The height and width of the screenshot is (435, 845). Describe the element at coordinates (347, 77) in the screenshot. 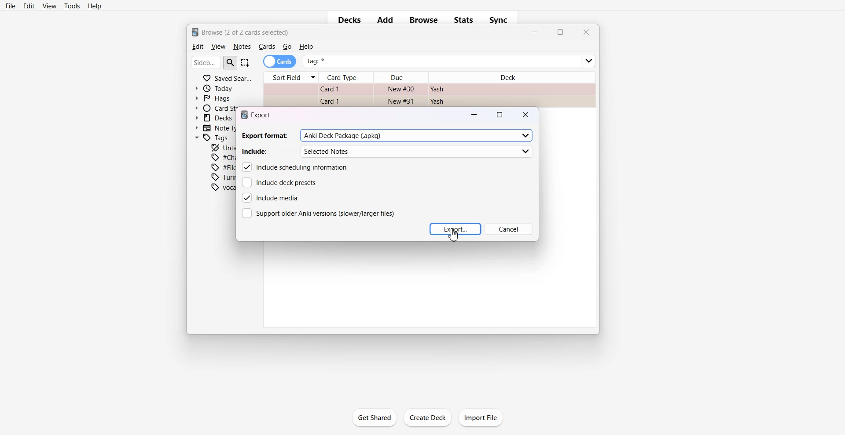

I see `Card Type` at that location.